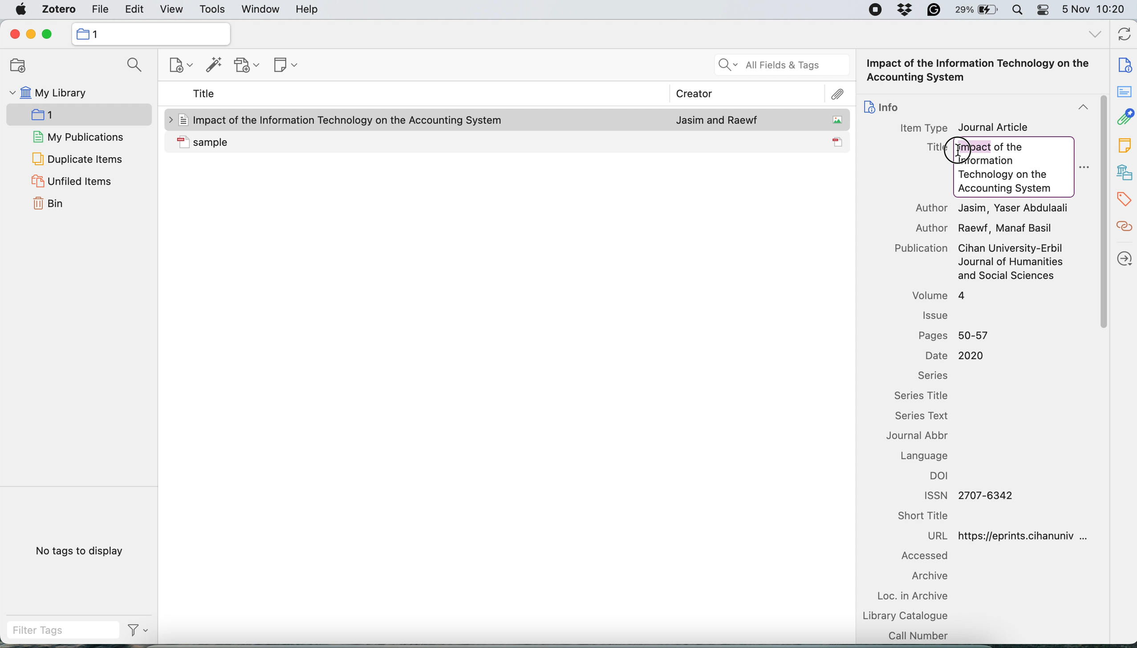 The height and width of the screenshot is (648, 1137). Describe the element at coordinates (182, 120) in the screenshot. I see `icon` at that location.